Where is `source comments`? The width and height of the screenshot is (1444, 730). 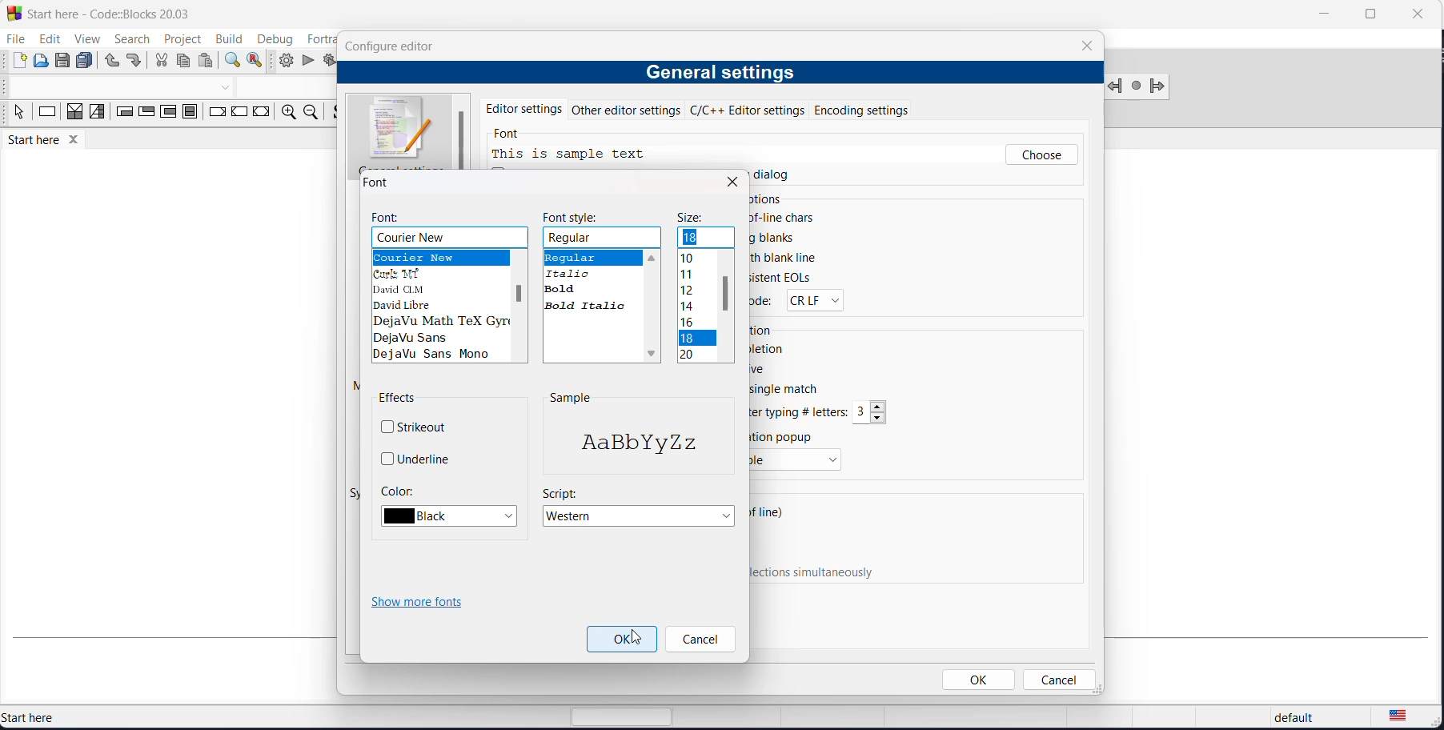 source comments is located at coordinates (335, 114).